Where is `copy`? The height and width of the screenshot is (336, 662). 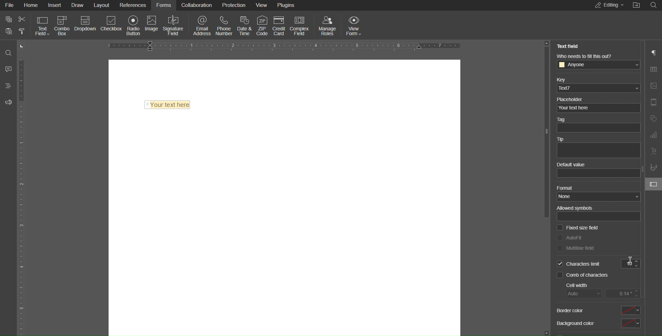 copy is located at coordinates (8, 19).